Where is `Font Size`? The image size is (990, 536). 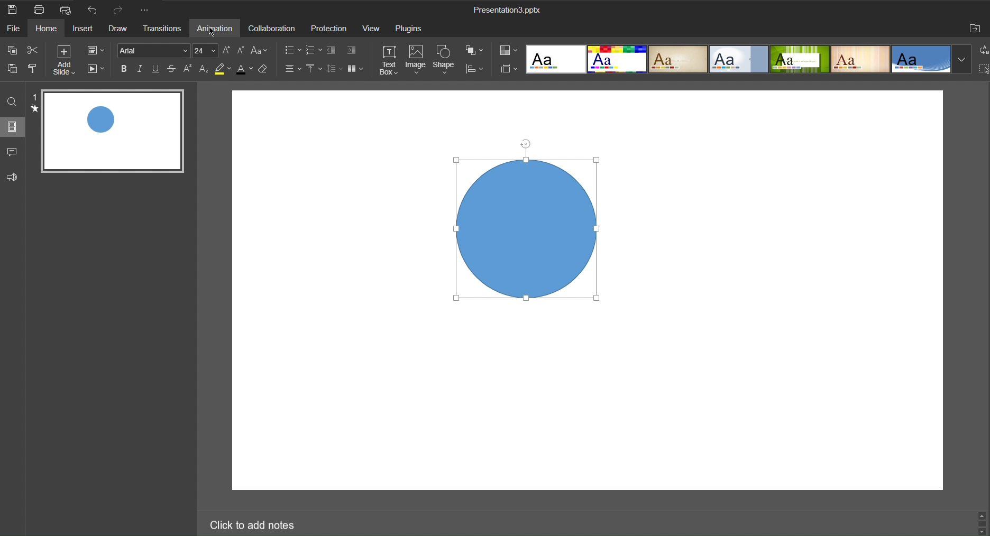
Font Size is located at coordinates (227, 51).